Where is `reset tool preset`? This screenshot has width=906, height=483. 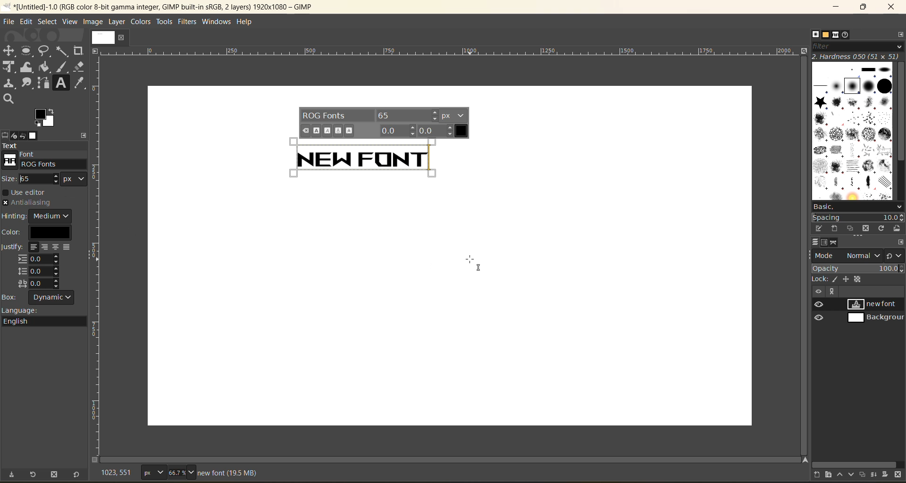
reset tool preset is located at coordinates (77, 475).